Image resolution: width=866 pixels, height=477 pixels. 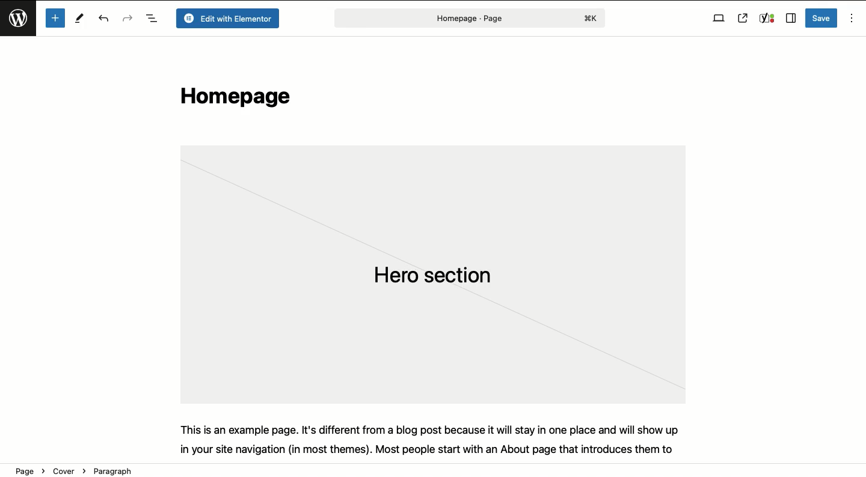 What do you see at coordinates (822, 18) in the screenshot?
I see `Save` at bounding box center [822, 18].